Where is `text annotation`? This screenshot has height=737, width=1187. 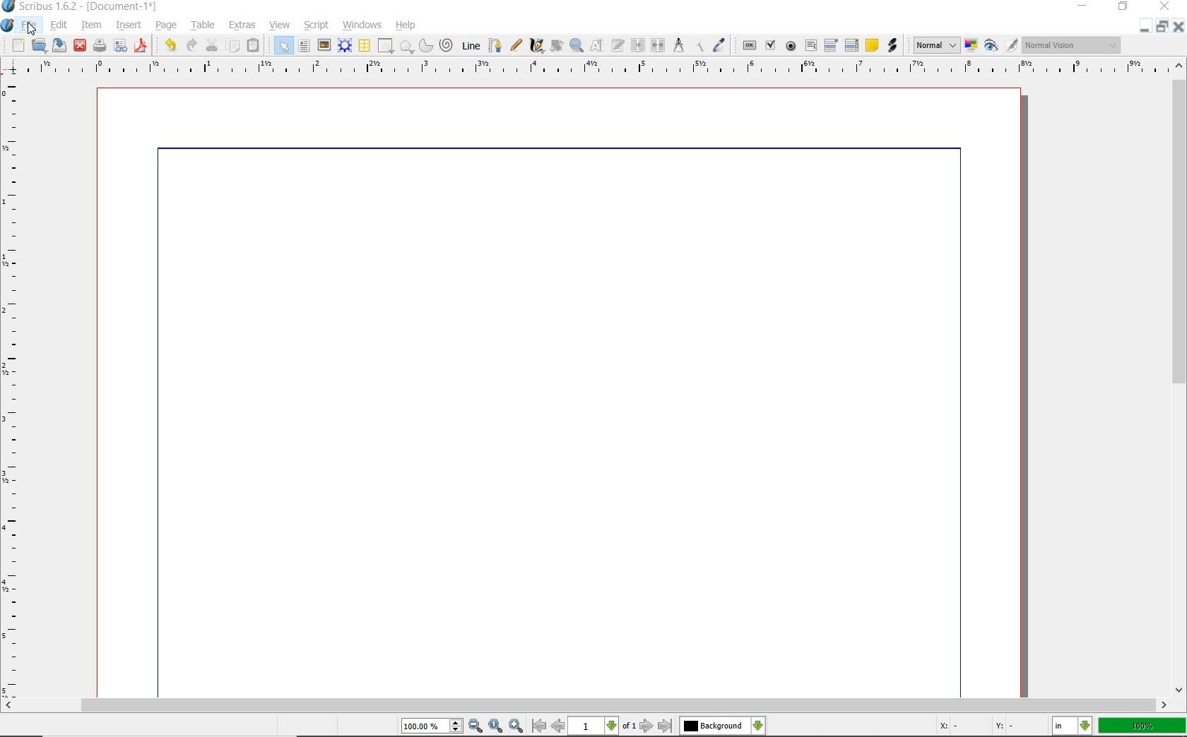
text annotation is located at coordinates (871, 47).